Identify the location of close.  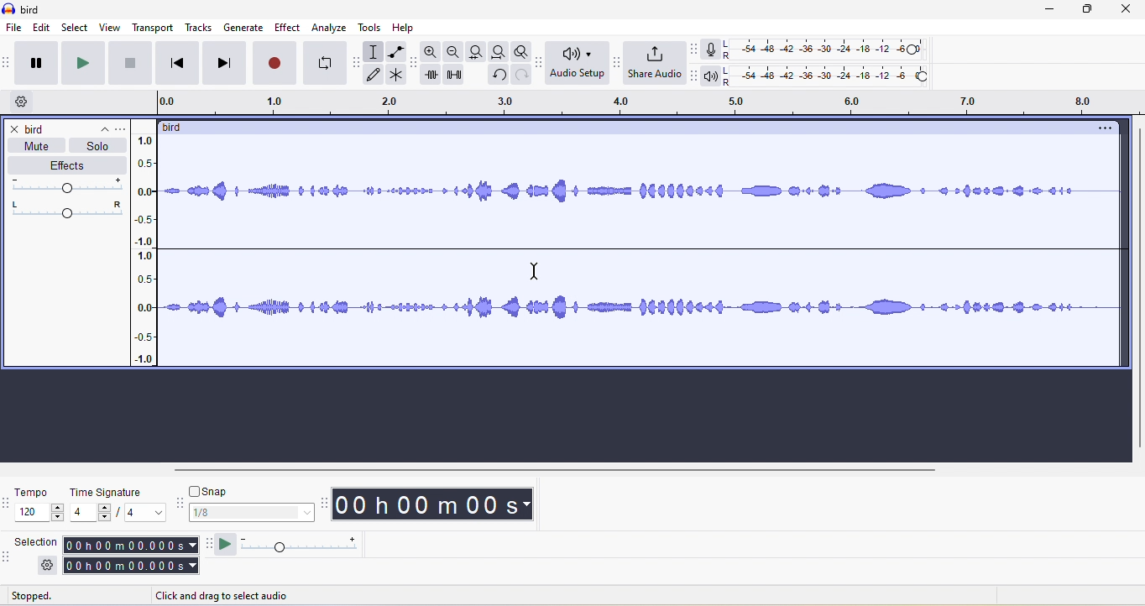
(1131, 12).